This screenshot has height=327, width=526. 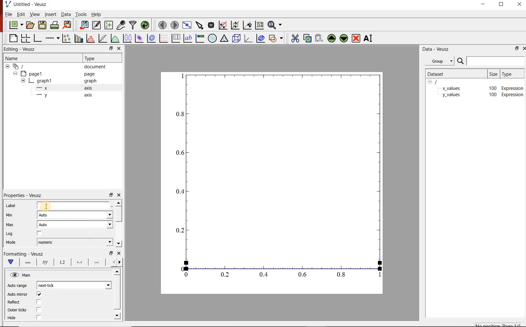 What do you see at coordinates (18, 294) in the screenshot?
I see `‘Auto mirror` at bounding box center [18, 294].